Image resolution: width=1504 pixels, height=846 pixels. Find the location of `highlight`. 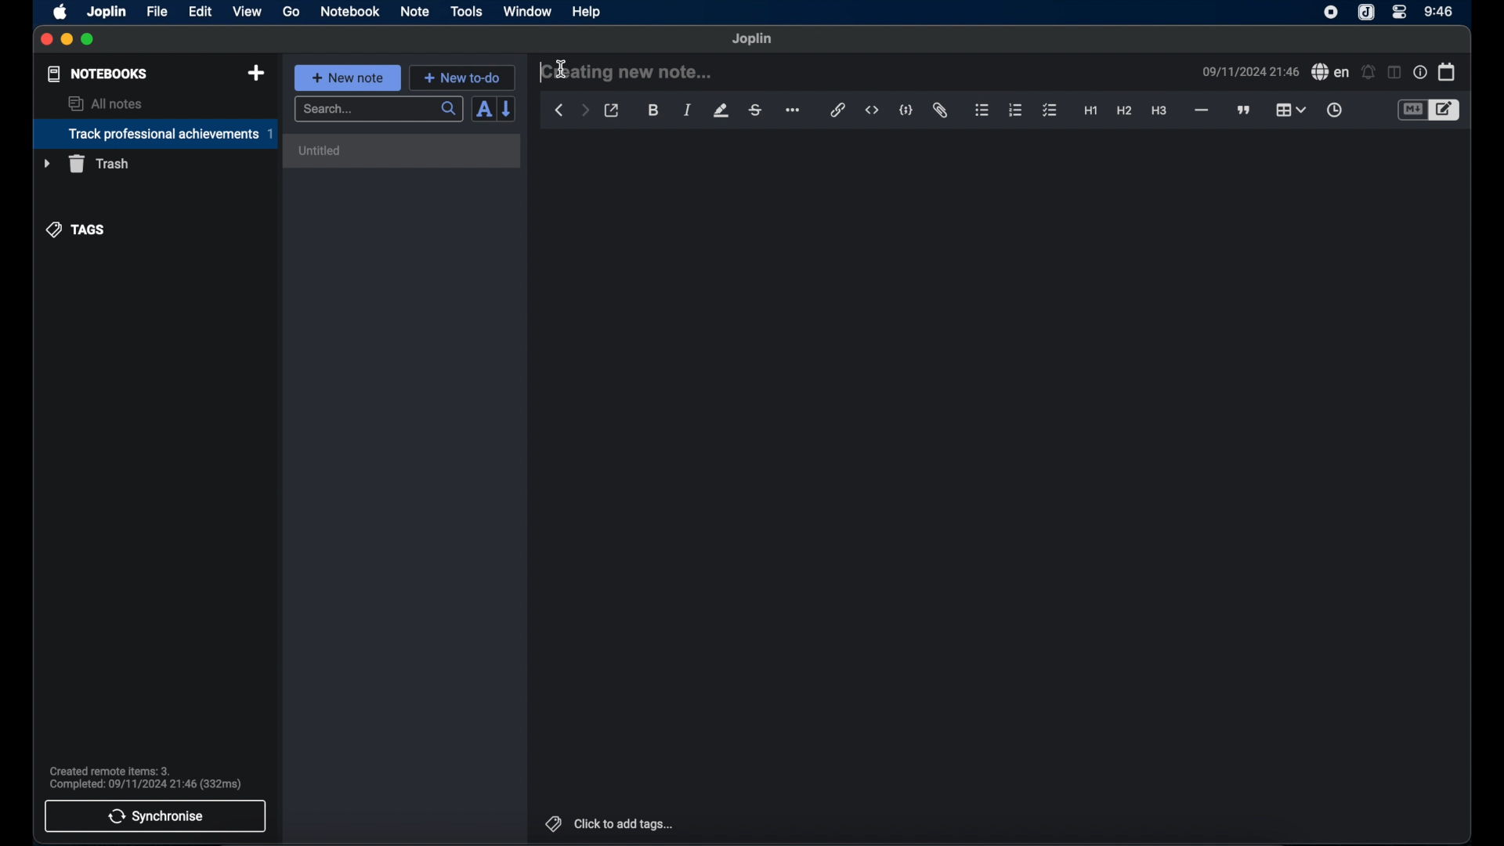

highlight is located at coordinates (721, 110).